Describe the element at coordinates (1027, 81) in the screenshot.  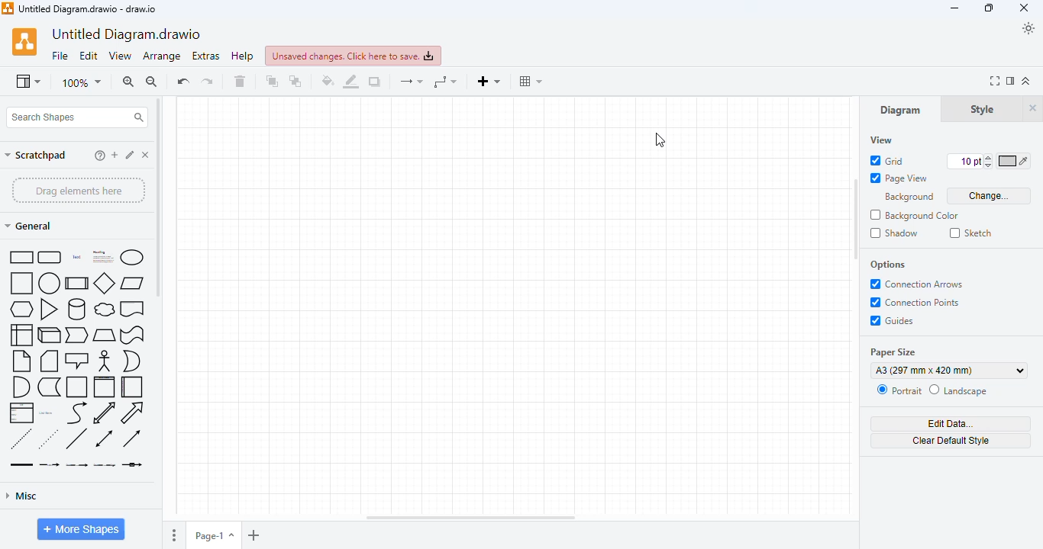
I see `collapse/expand` at that location.